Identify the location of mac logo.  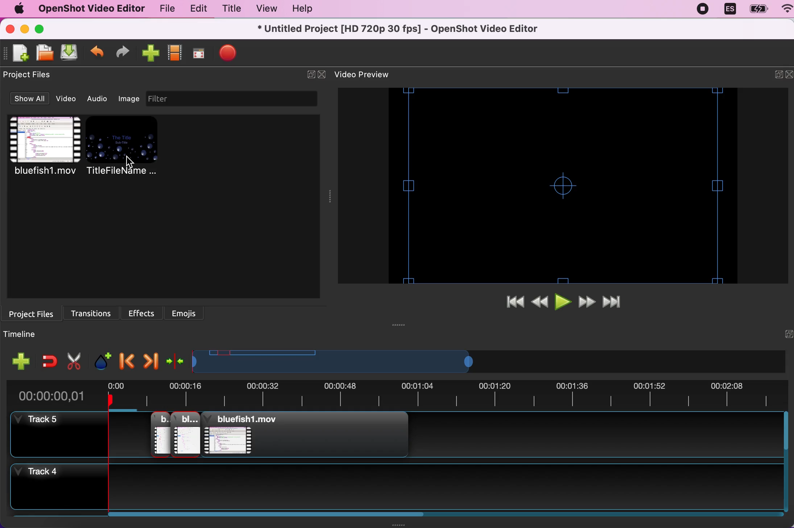
(16, 9).